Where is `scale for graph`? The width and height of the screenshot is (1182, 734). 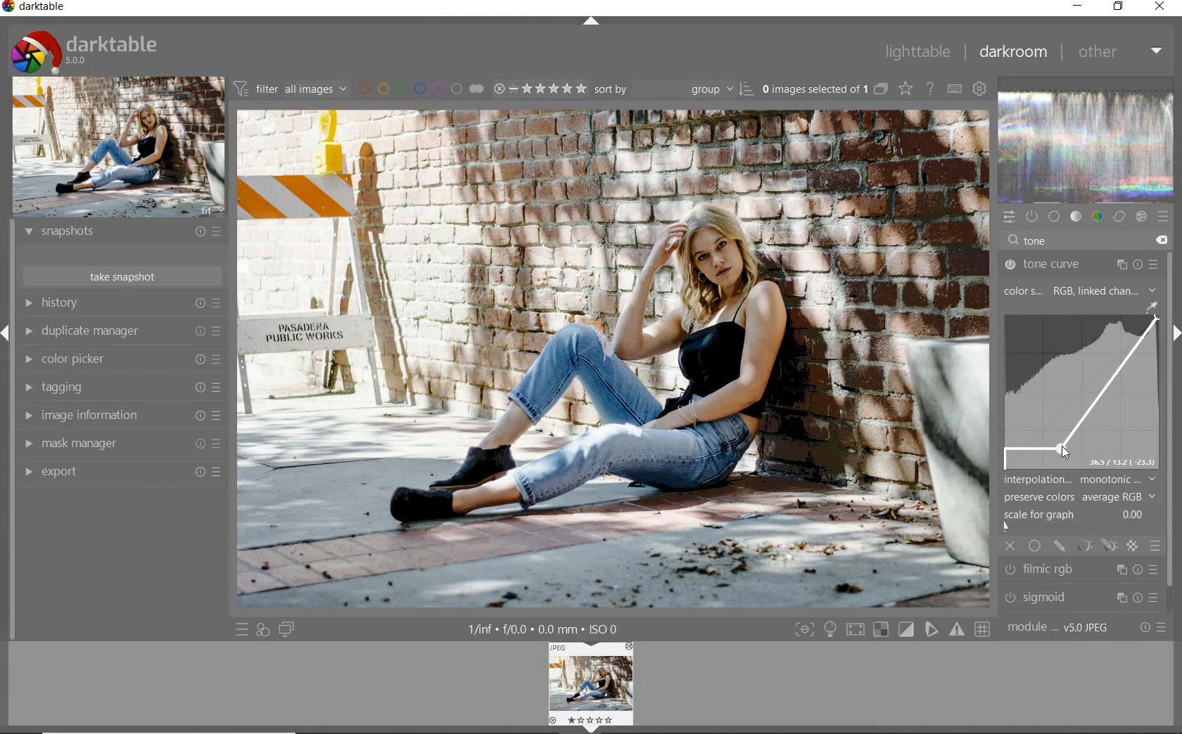 scale for graph is located at coordinates (1074, 519).